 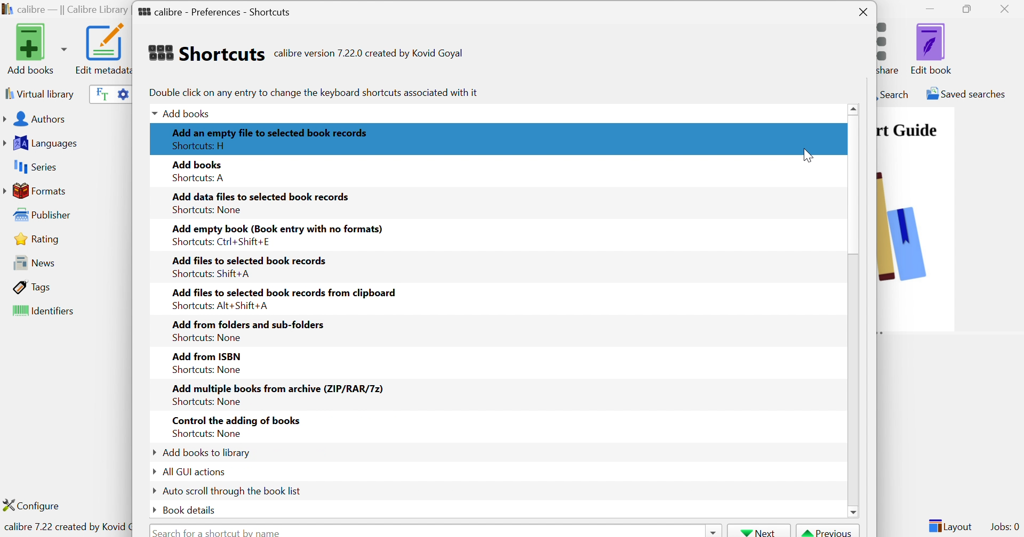 I want to click on Add from ISBN, so click(x=206, y=355).